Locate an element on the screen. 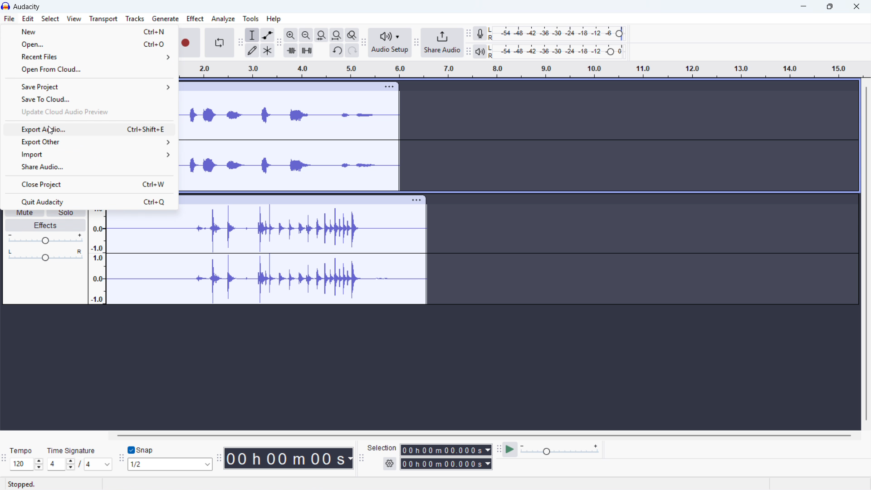  Open track options is located at coordinates (390, 85).